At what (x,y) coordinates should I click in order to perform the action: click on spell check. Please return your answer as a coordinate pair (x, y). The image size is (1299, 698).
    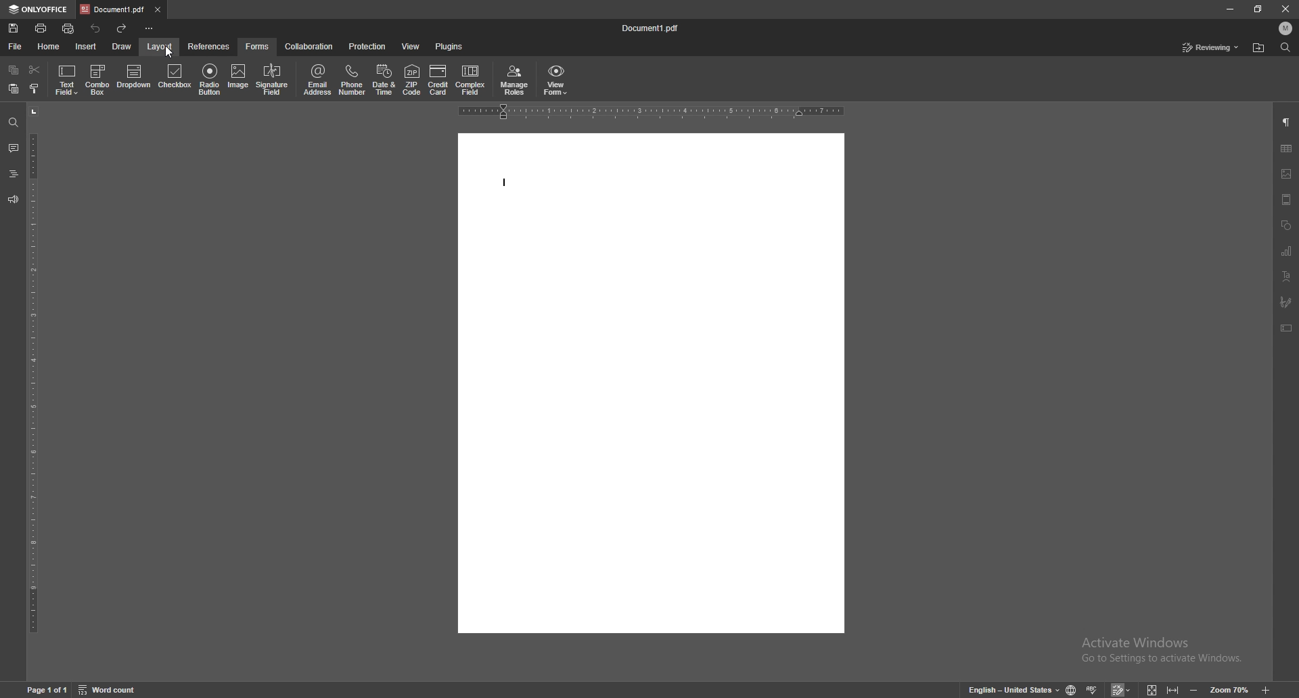
    Looking at the image, I should click on (1093, 689).